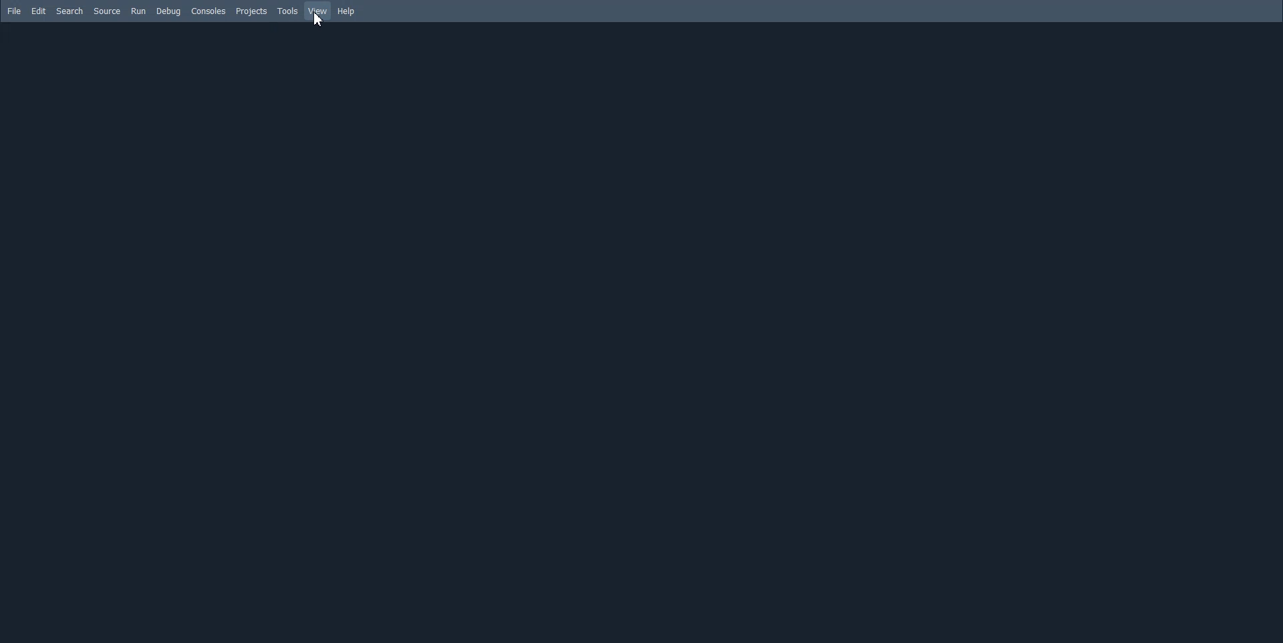  I want to click on Edit, so click(39, 11).